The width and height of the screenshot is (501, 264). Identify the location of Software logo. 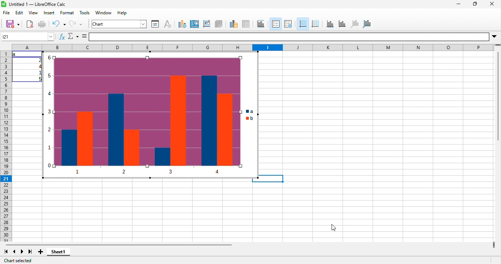
(4, 4).